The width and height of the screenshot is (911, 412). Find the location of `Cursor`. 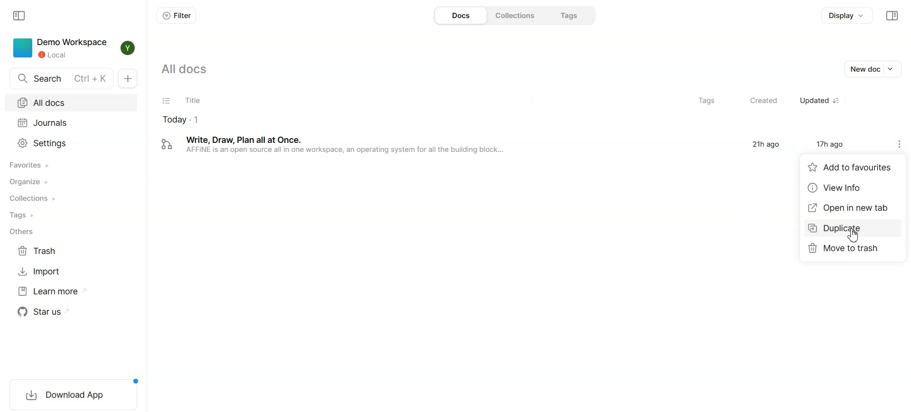

Cursor is located at coordinates (854, 235).